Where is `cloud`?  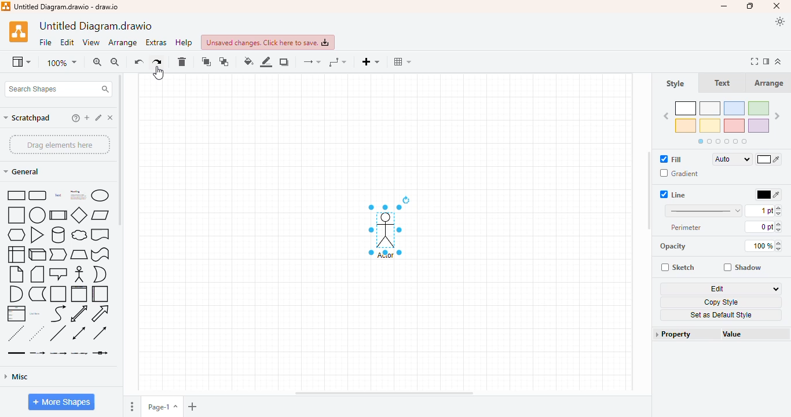 cloud is located at coordinates (79, 235).